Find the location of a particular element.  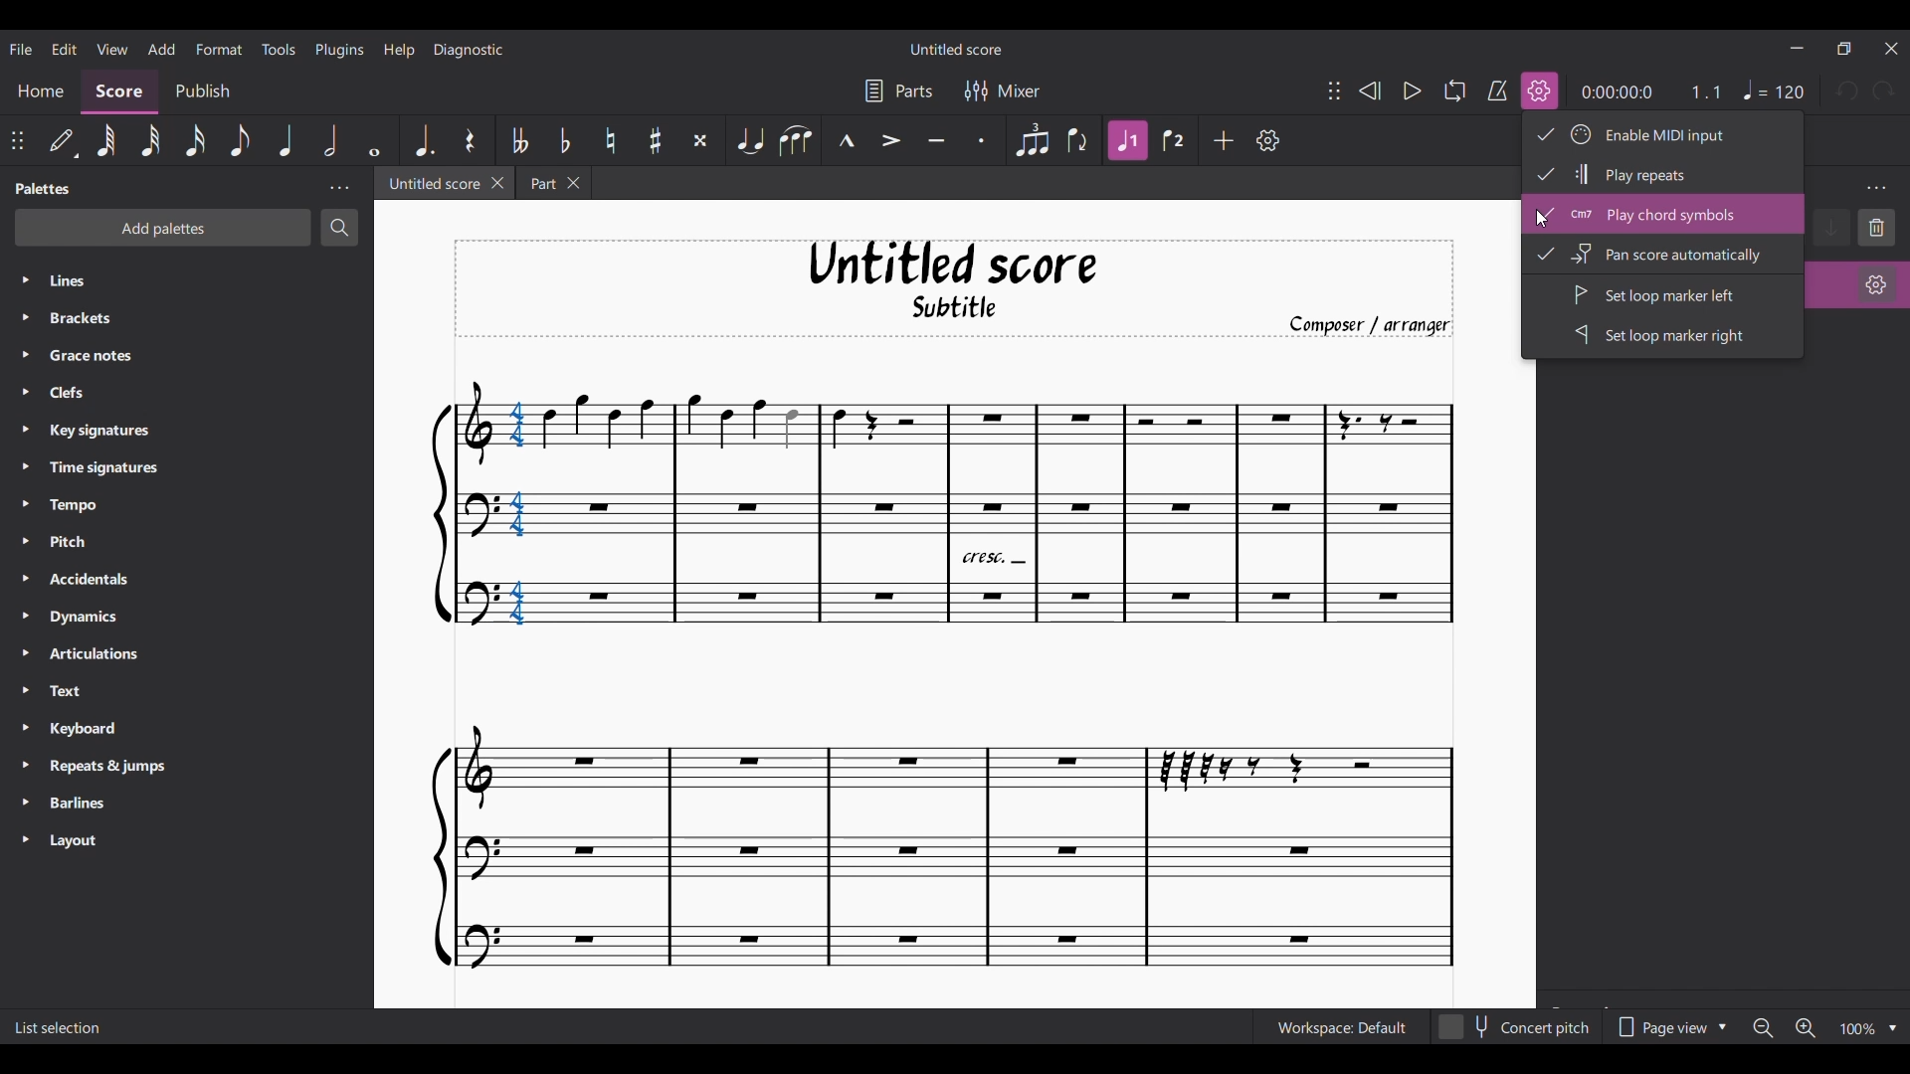

metronome is located at coordinates (1495, 92).